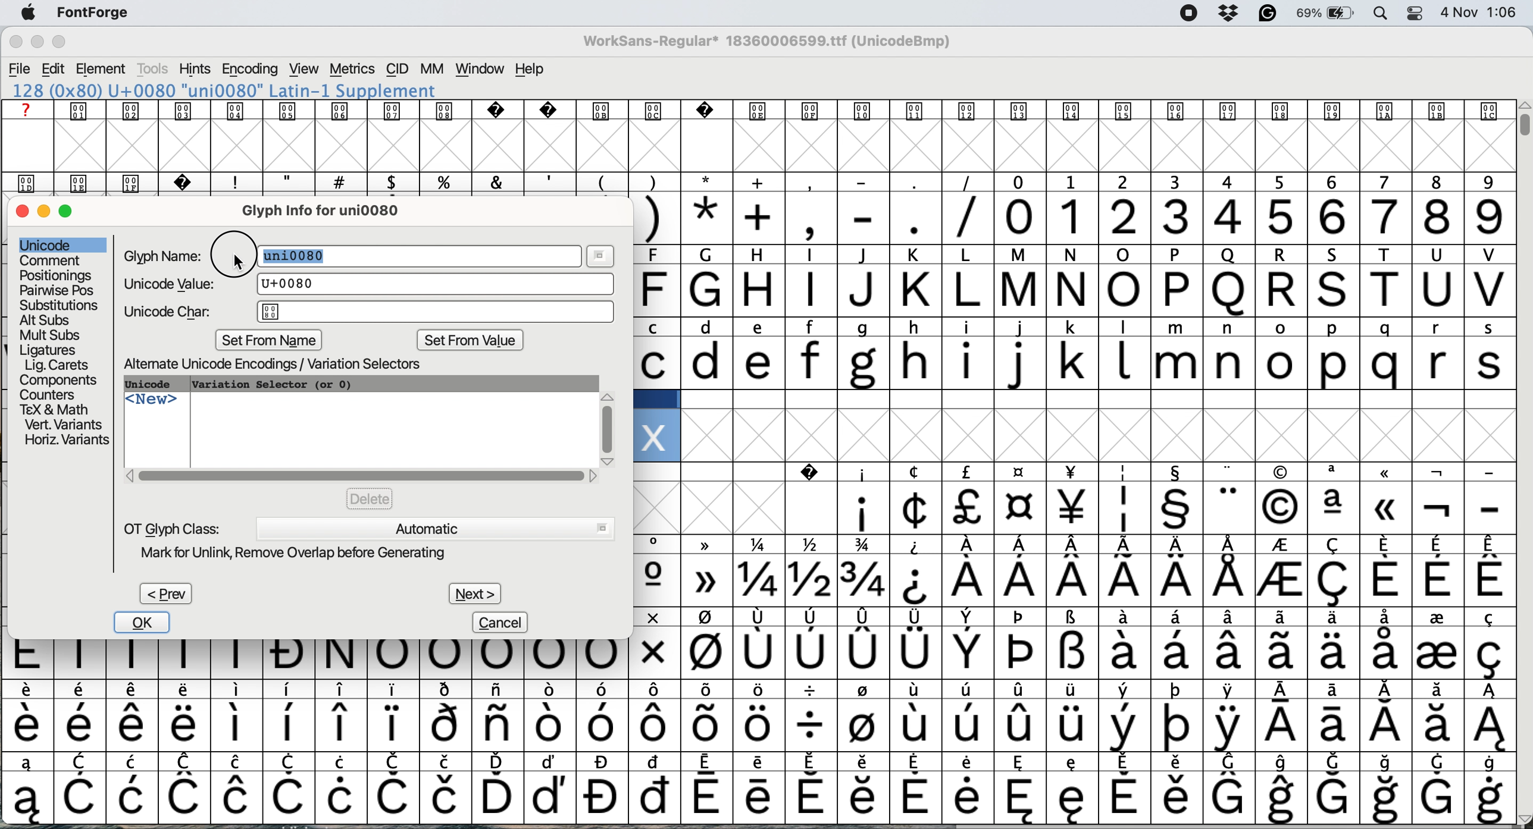  Describe the element at coordinates (48, 335) in the screenshot. I see `mult subs` at that location.